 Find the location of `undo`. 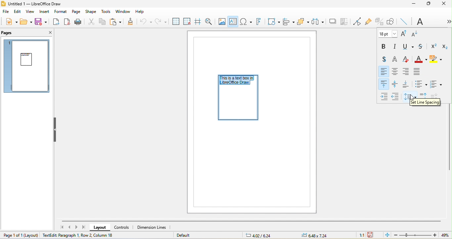

undo is located at coordinates (147, 22).